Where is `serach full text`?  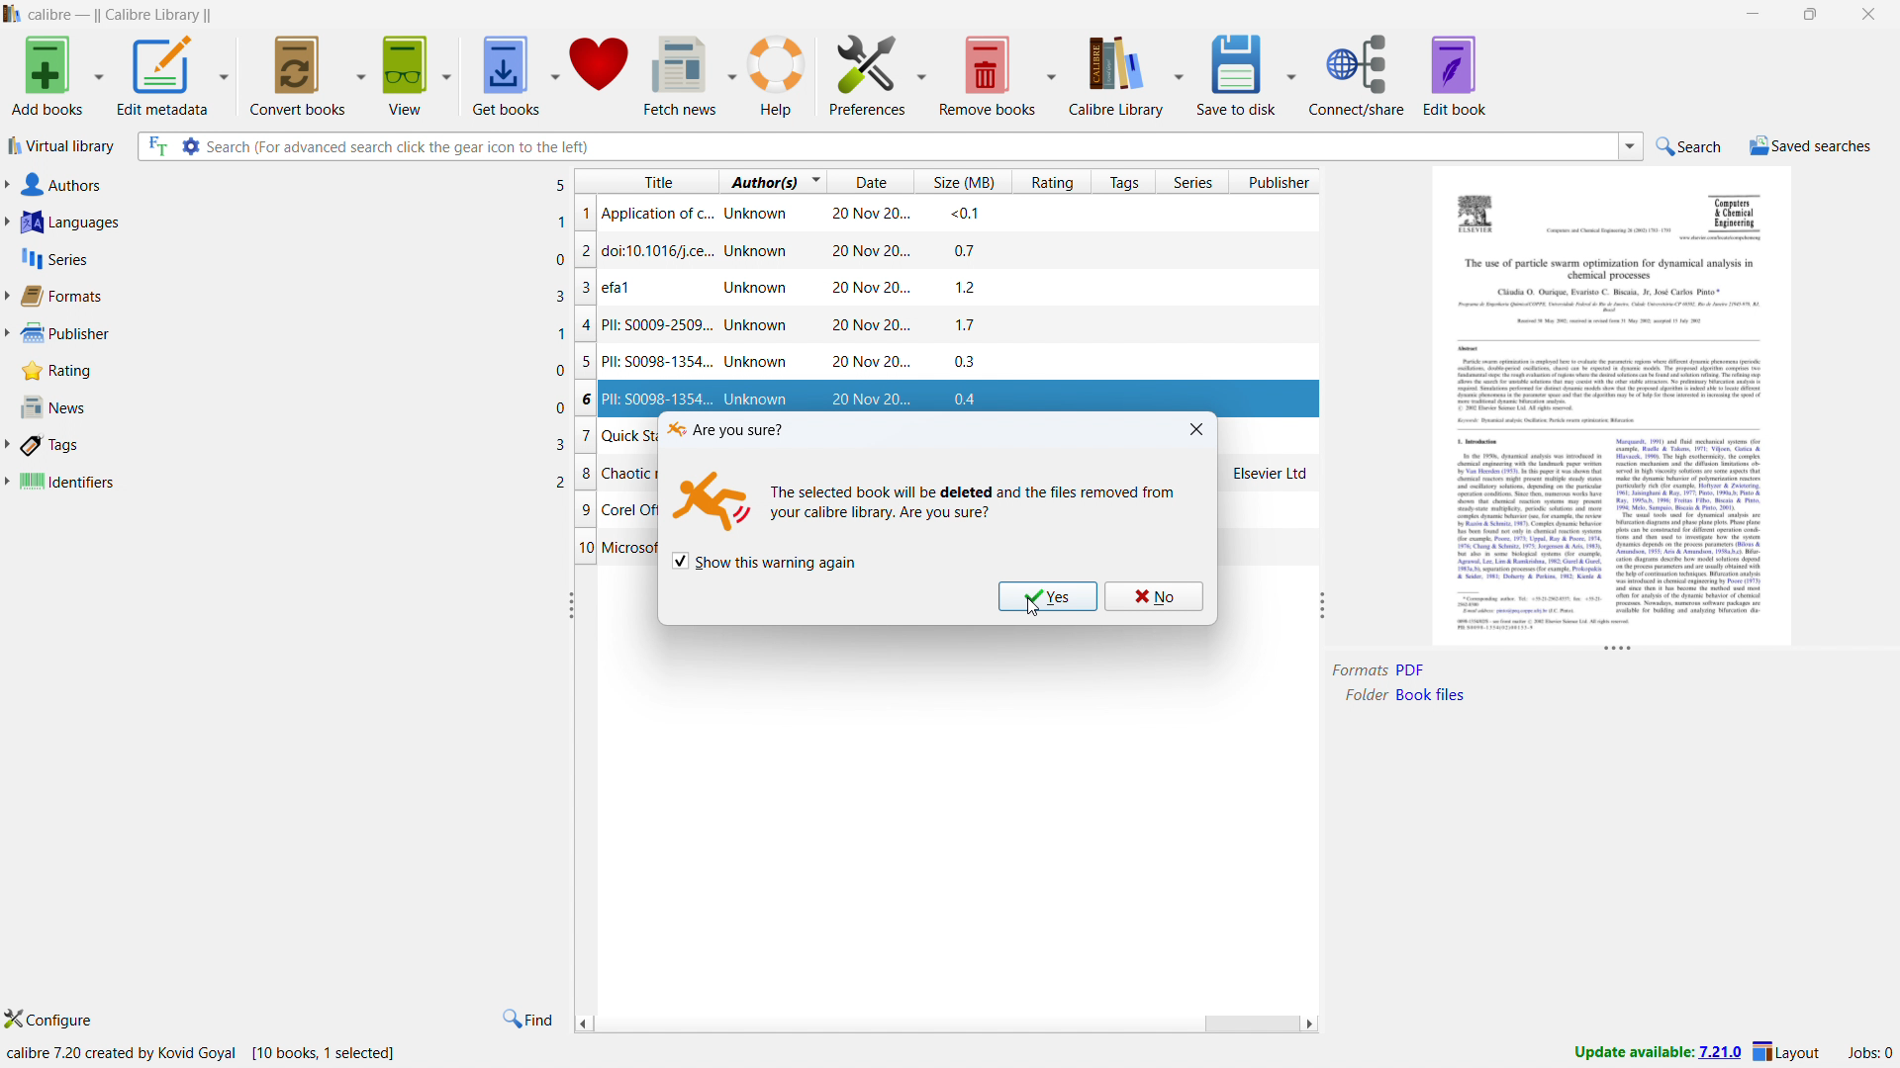
serach full text is located at coordinates (154, 147).